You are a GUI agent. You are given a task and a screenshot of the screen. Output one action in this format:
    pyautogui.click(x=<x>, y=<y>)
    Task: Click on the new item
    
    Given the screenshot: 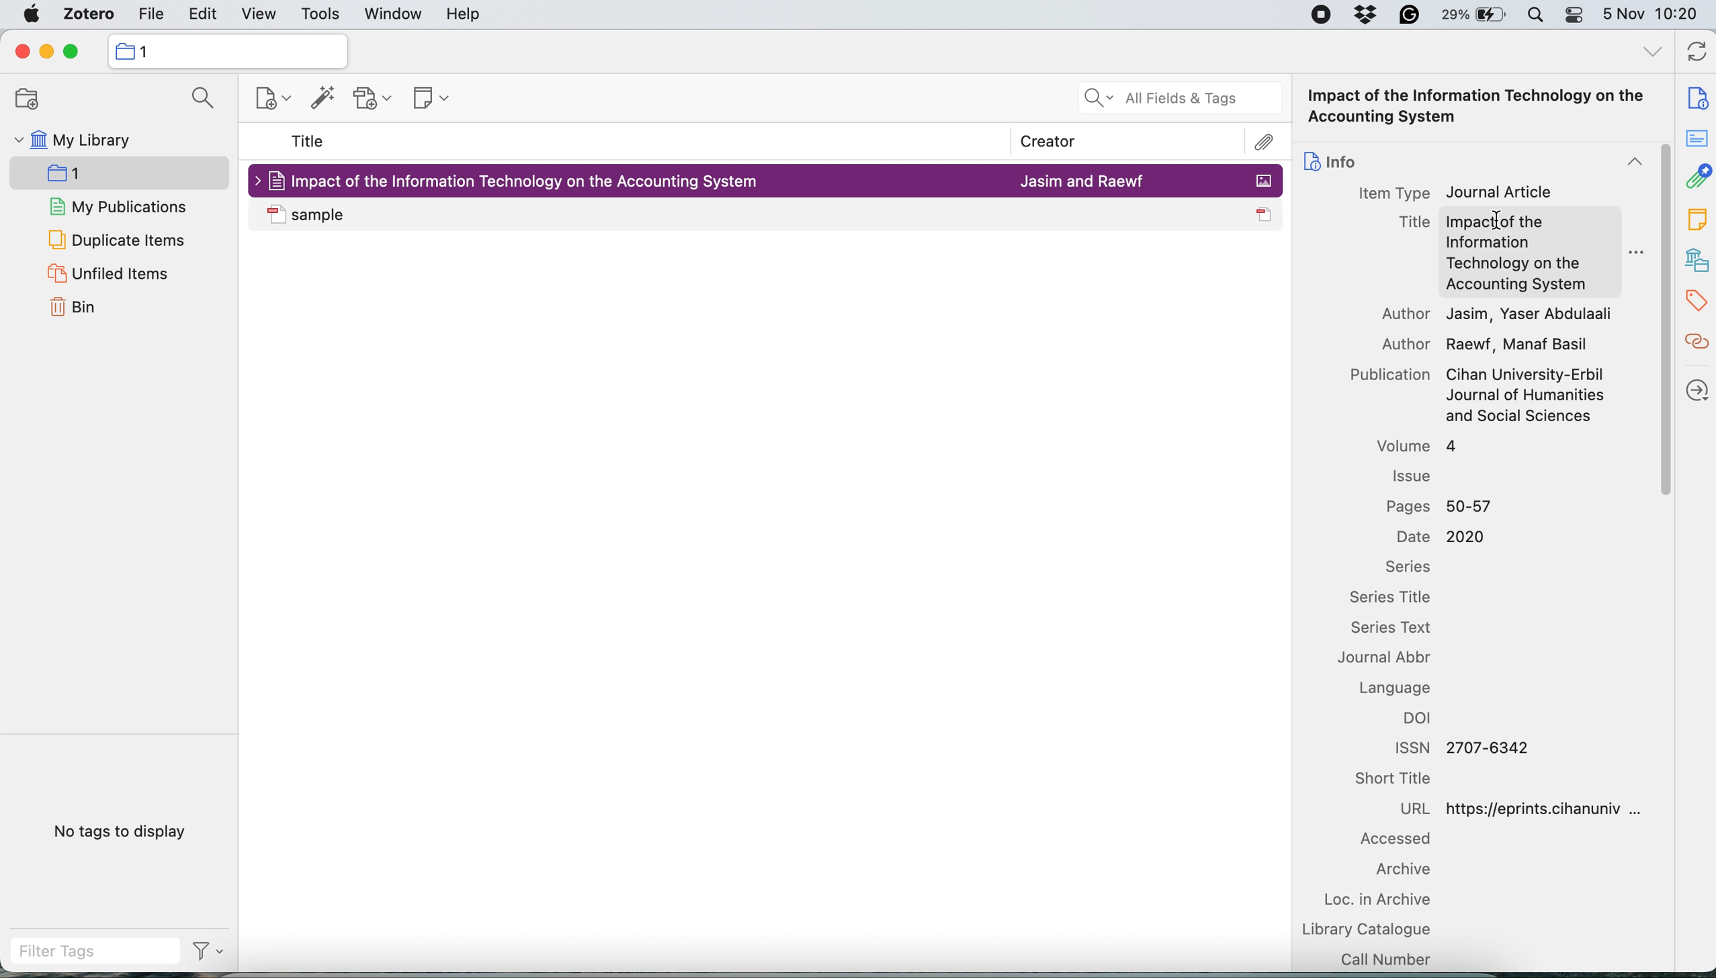 What is the action you would take?
    pyautogui.click(x=267, y=98)
    